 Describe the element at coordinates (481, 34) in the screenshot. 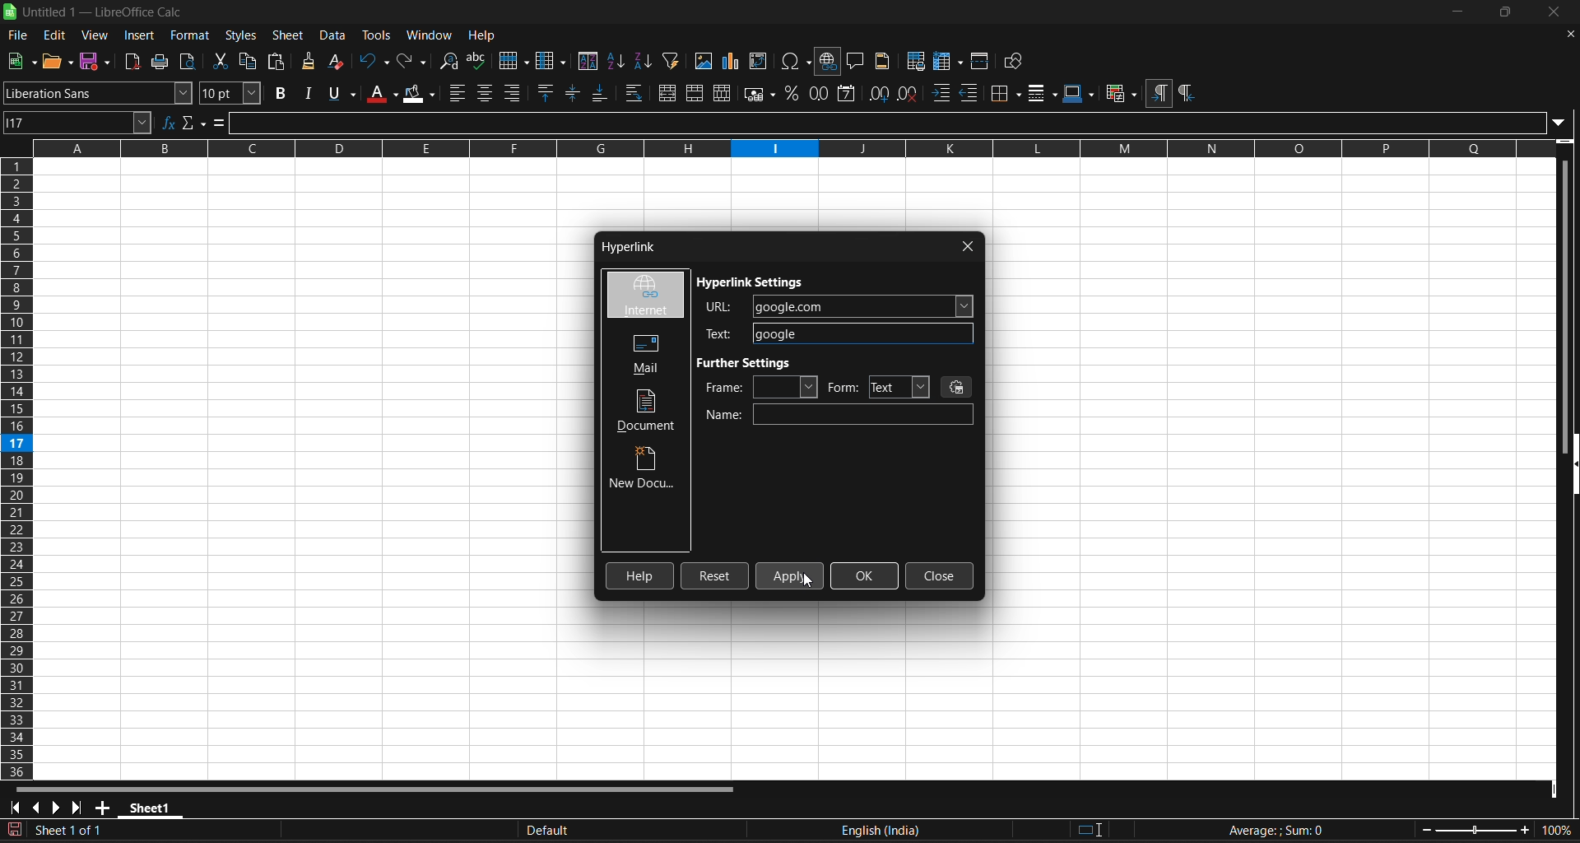

I see `help` at that location.